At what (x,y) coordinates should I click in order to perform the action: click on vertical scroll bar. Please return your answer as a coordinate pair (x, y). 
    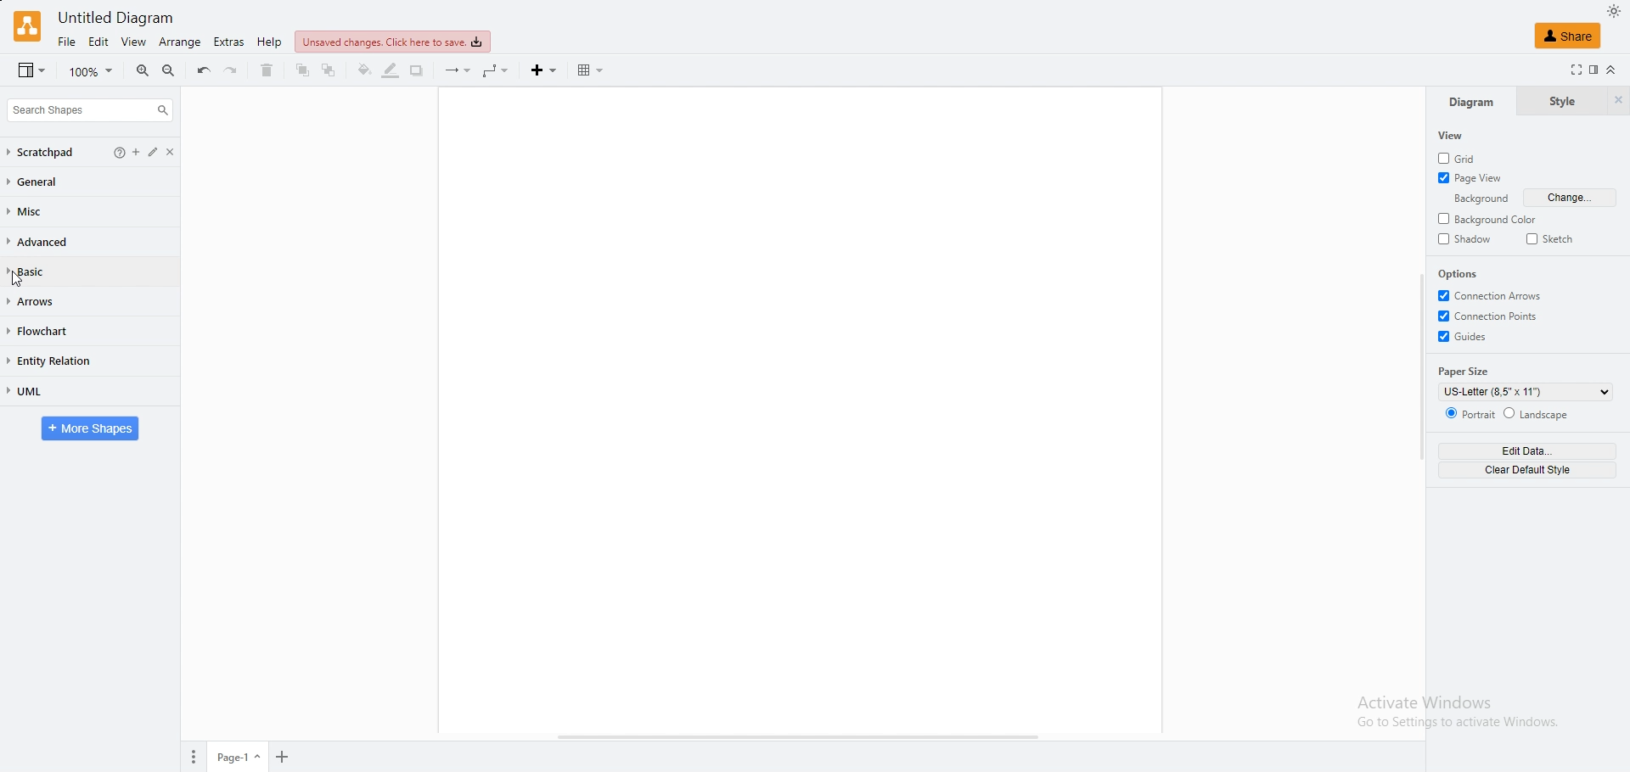
    Looking at the image, I should click on (1420, 366).